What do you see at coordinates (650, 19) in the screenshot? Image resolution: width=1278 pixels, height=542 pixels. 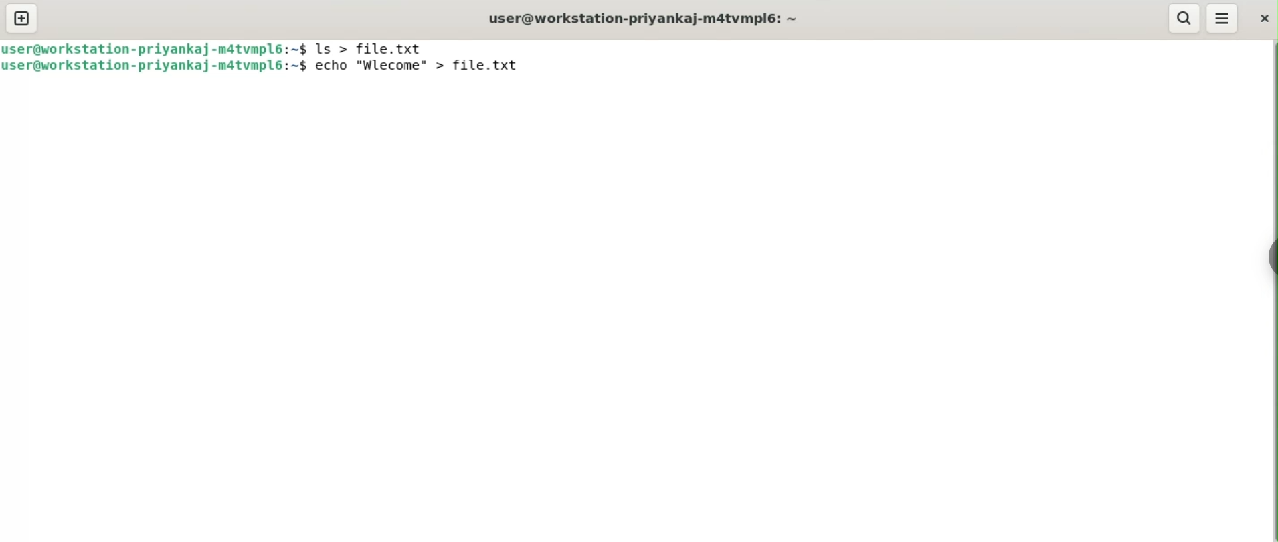 I see `user@workstation-priyankaj-m4tvmpl6: ~` at bounding box center [650, 19].